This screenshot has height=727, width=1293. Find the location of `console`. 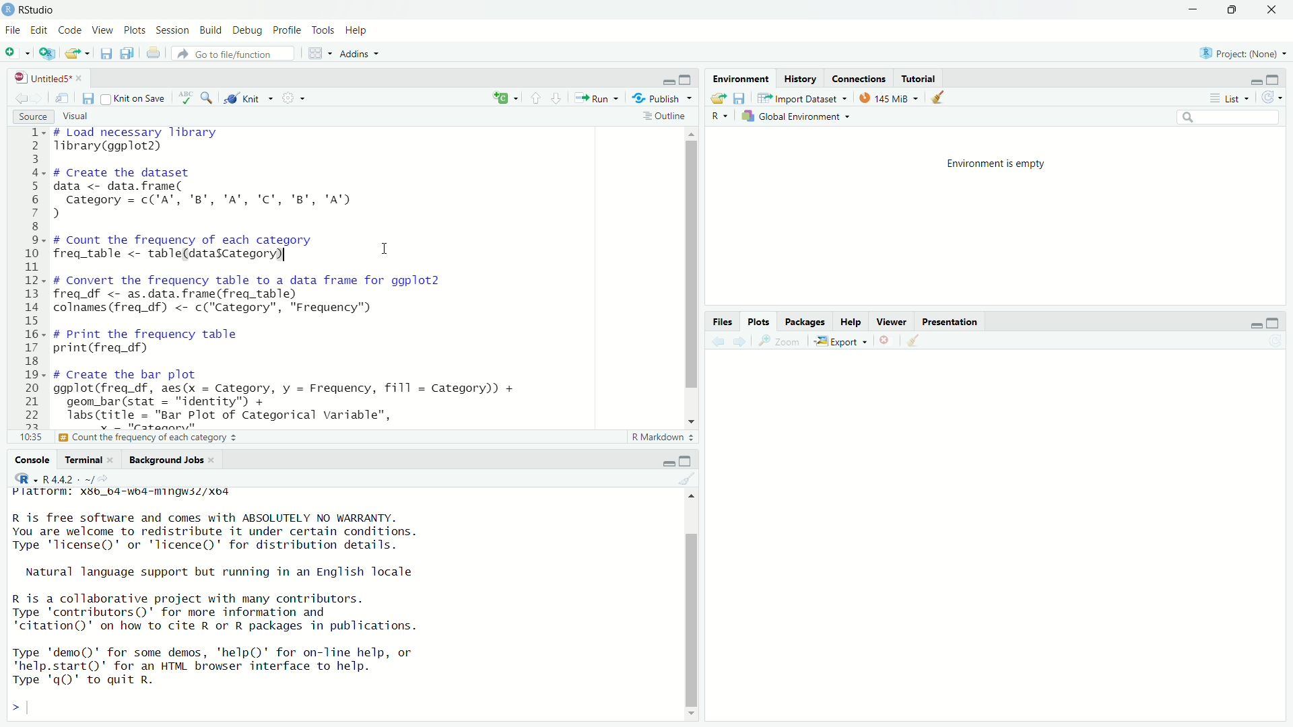

console is located at coordinates (27, 460).